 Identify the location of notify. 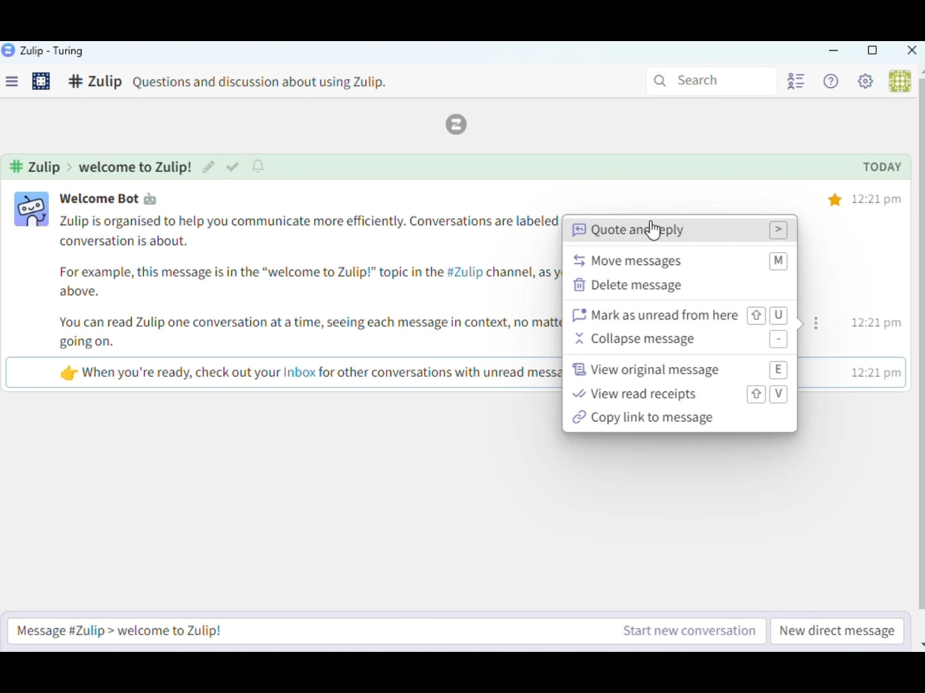
(260, 166).